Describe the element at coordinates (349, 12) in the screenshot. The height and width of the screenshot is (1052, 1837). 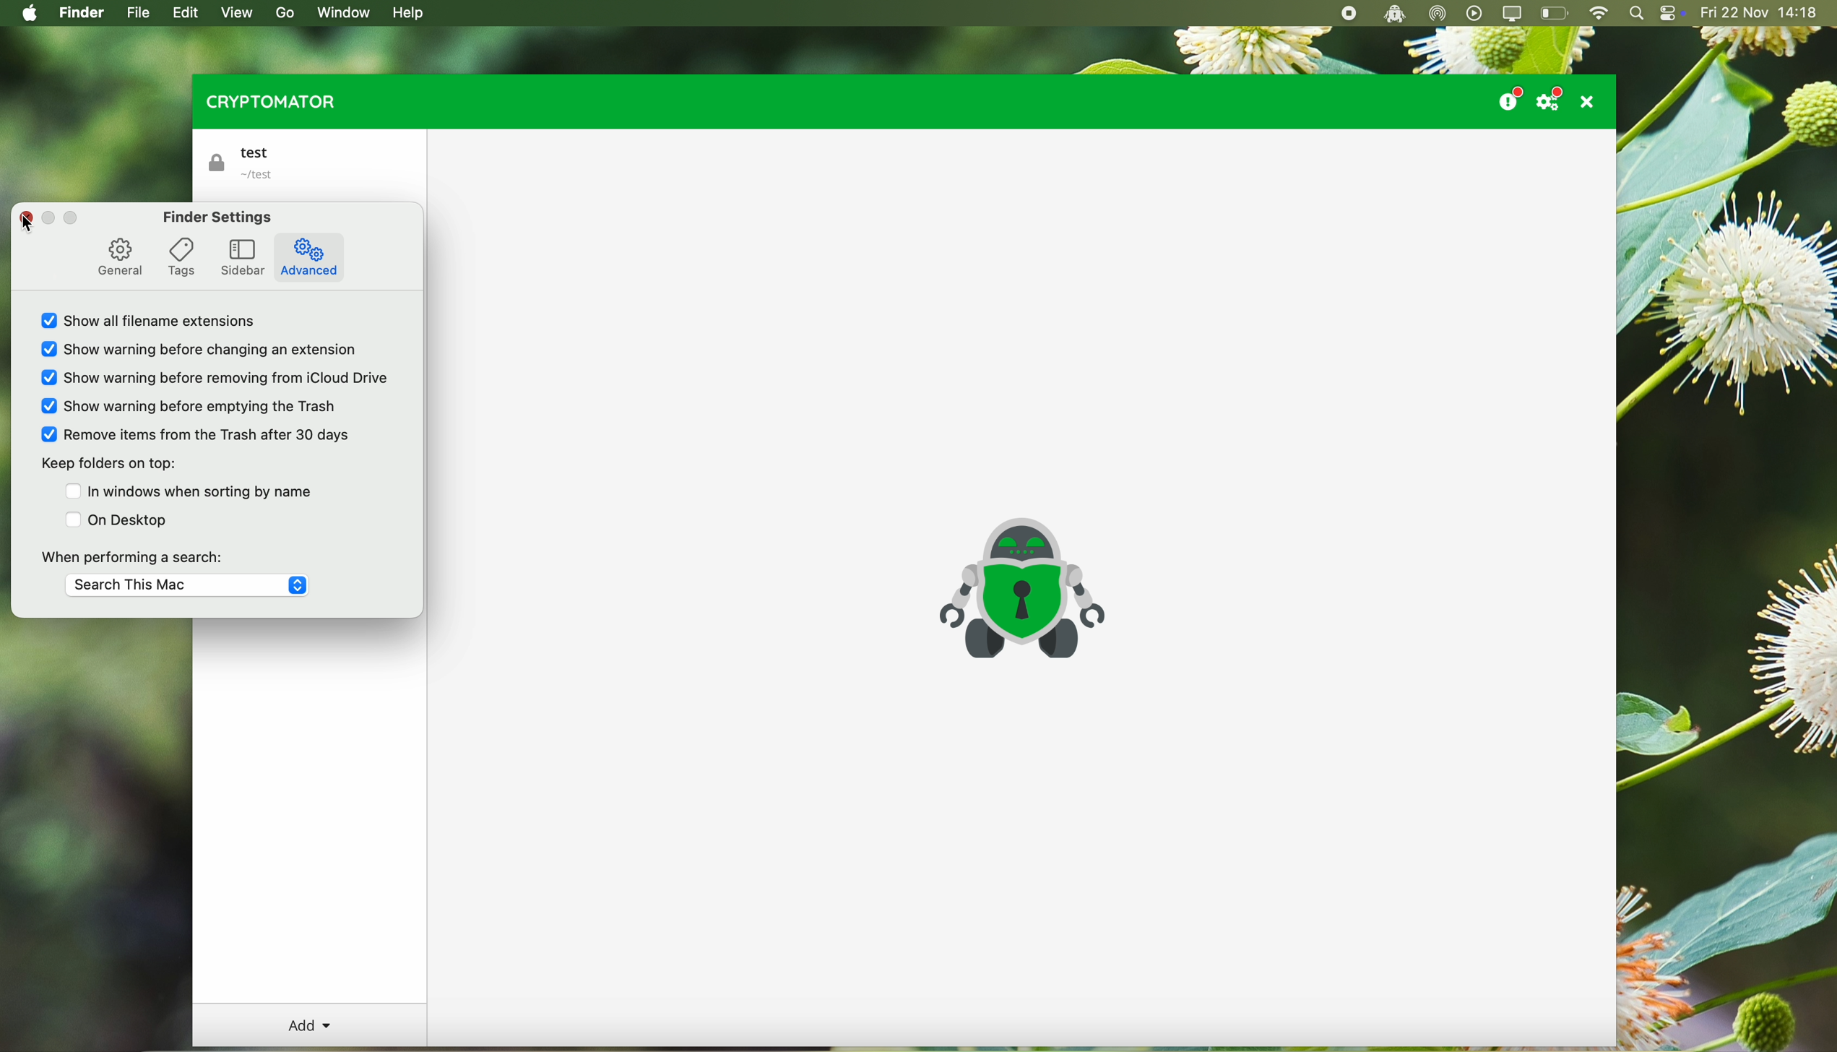
I see `window` at that location.